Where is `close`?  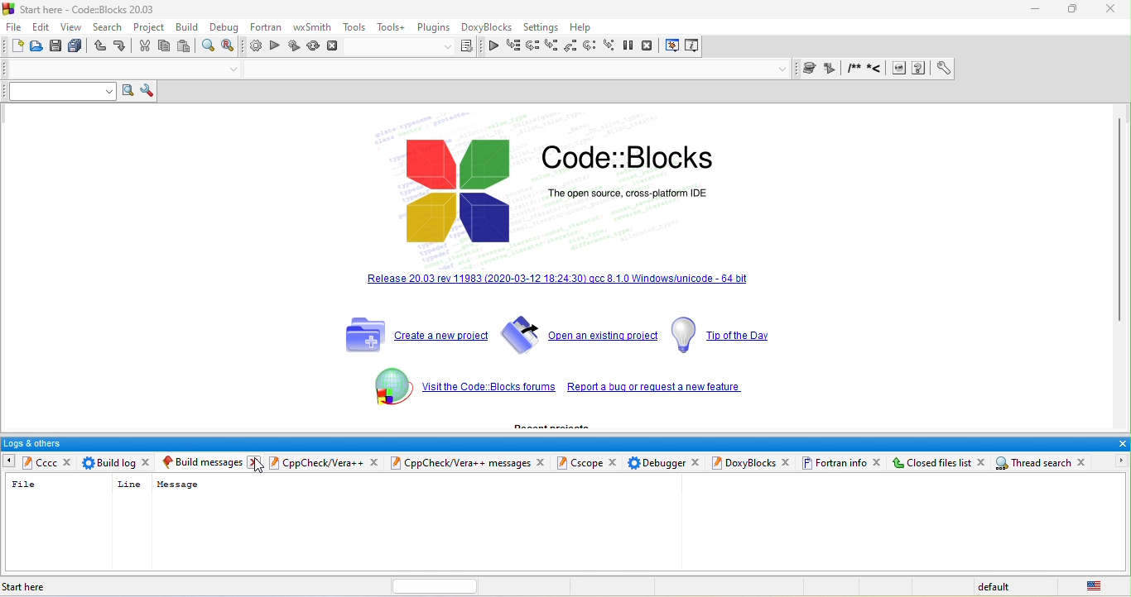
close is located at coordinates (1085, 463).